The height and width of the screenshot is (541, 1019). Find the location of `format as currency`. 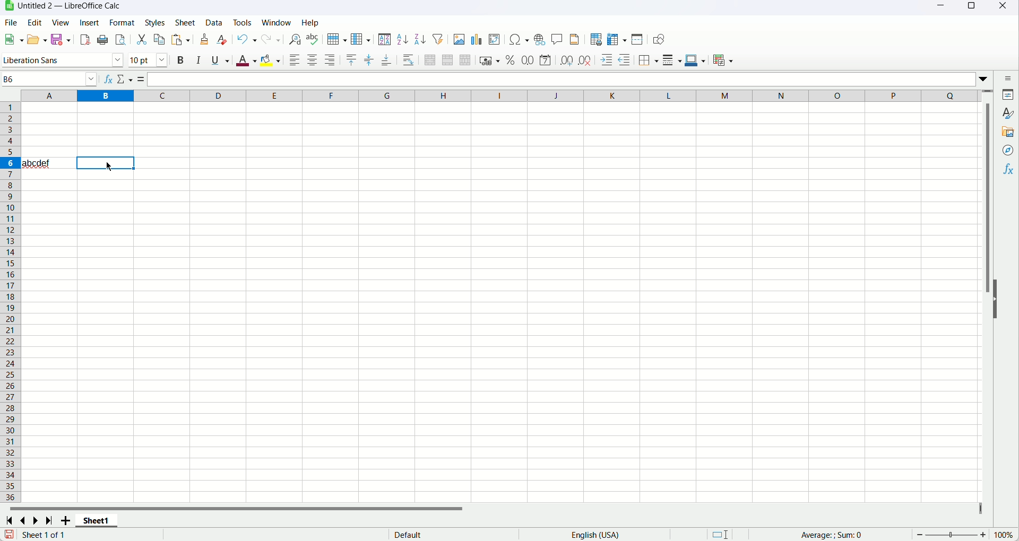

format as currency is located at coordinates (490, 59).